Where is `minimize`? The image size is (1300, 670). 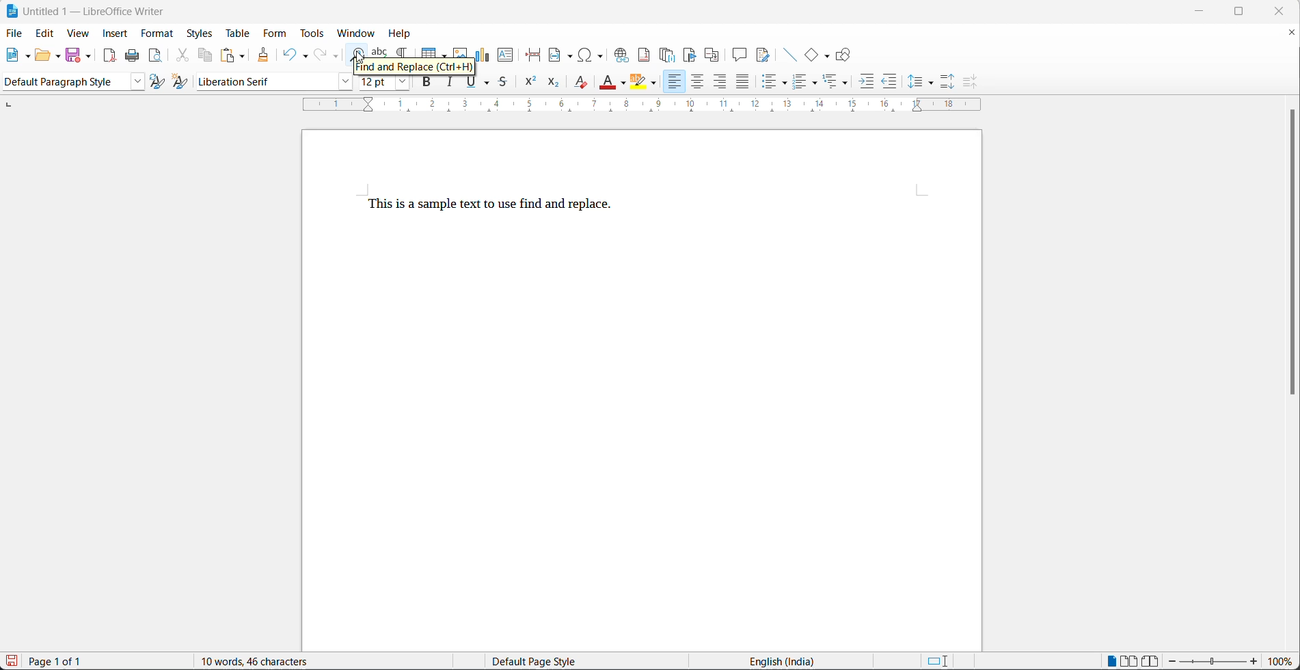 minimize is located at coordinates (1206, 10).